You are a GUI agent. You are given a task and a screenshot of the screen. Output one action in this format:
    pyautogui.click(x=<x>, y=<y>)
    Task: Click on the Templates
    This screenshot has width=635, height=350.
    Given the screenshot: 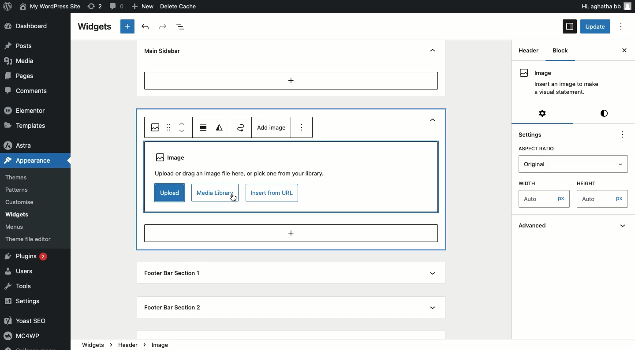 What is the action you would take?
    pyautogui.click(x=26, y=125)
    